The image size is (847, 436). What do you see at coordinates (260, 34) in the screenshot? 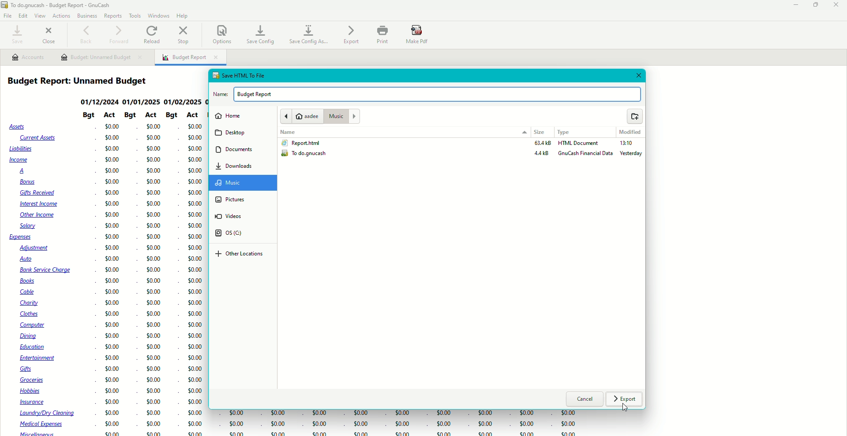
I see `Save COnfig` at bounding box center [260, 34].